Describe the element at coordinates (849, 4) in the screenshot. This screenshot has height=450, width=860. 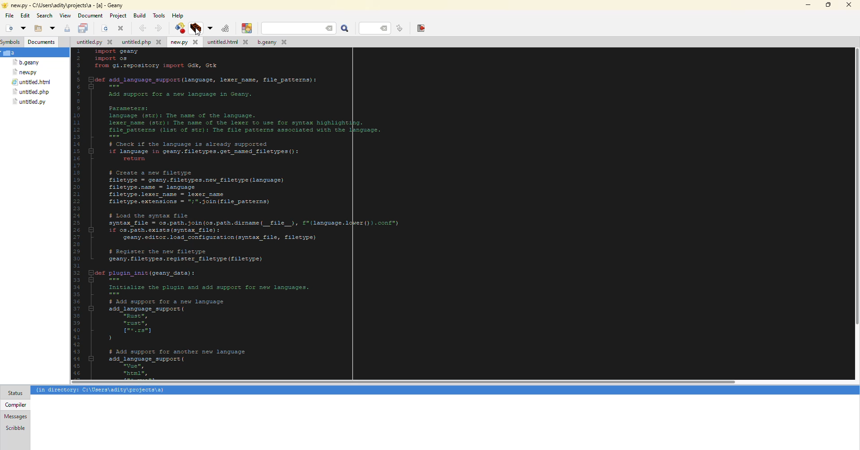
I see `close` at that location.